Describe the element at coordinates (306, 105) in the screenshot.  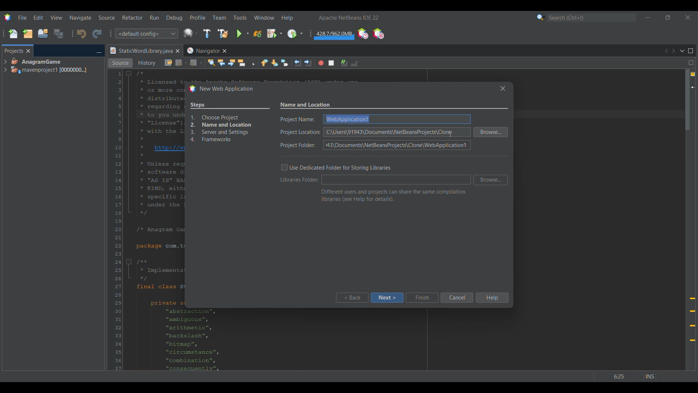
I see `Settings name` at that location.